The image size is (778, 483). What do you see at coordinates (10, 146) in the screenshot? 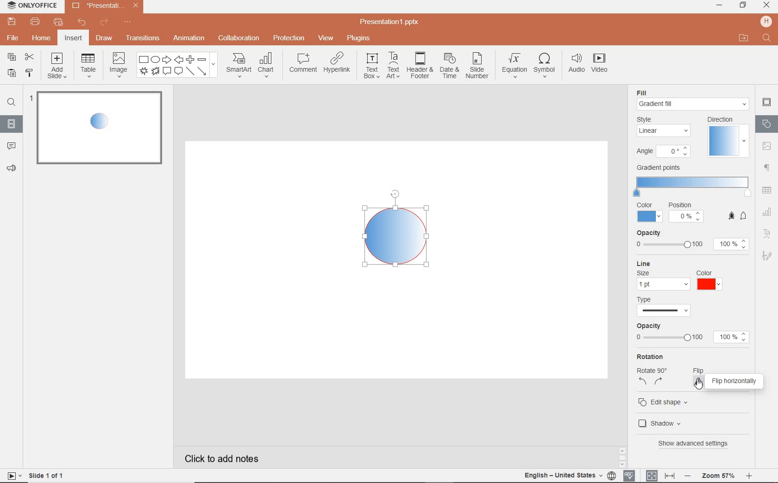
I see `comment` at bounding box center [10, 146].